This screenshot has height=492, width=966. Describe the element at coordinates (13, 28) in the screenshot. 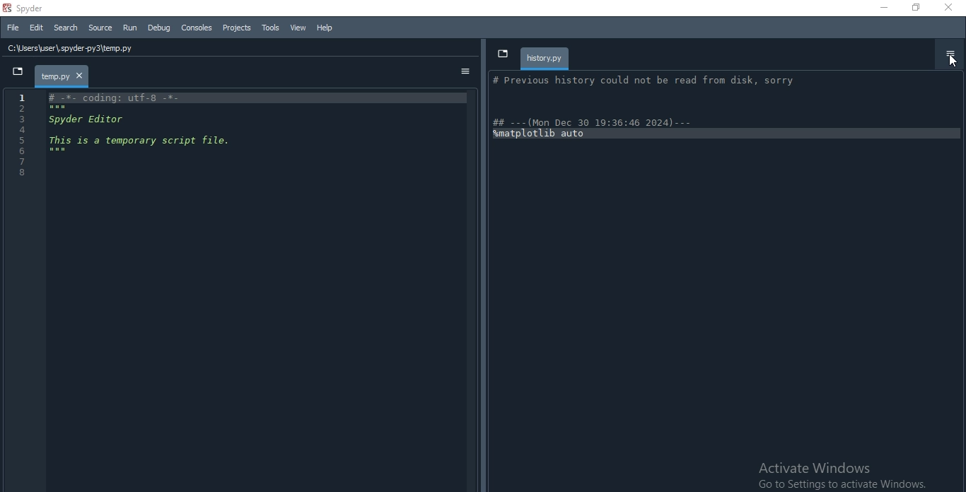

I see `File ` at that location.